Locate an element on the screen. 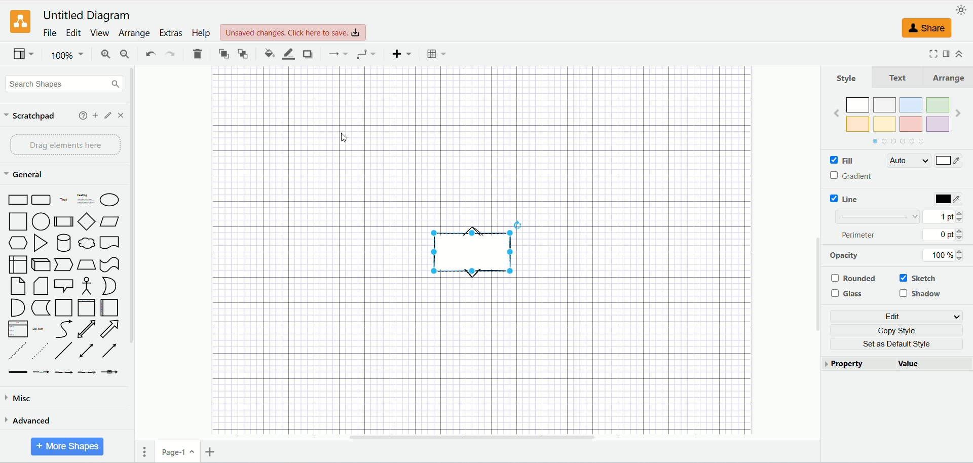  Vertical Container is located at coordinates (89, 307).